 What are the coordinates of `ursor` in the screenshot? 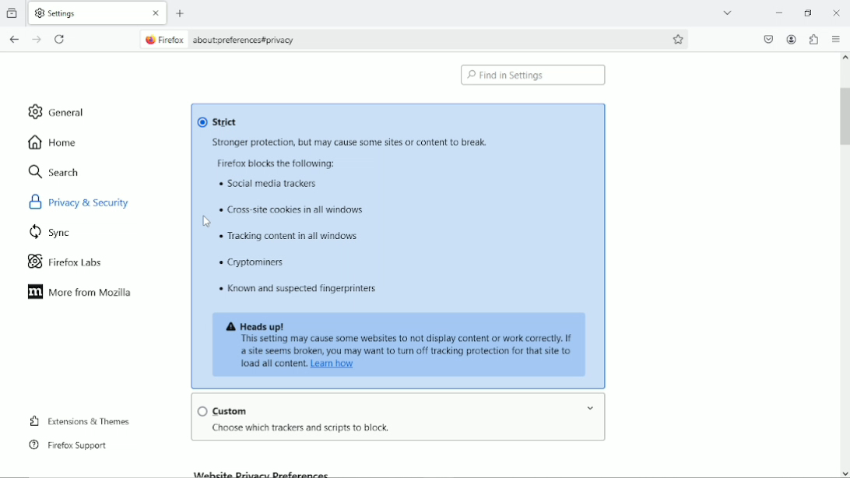 It's located at (206, 223).